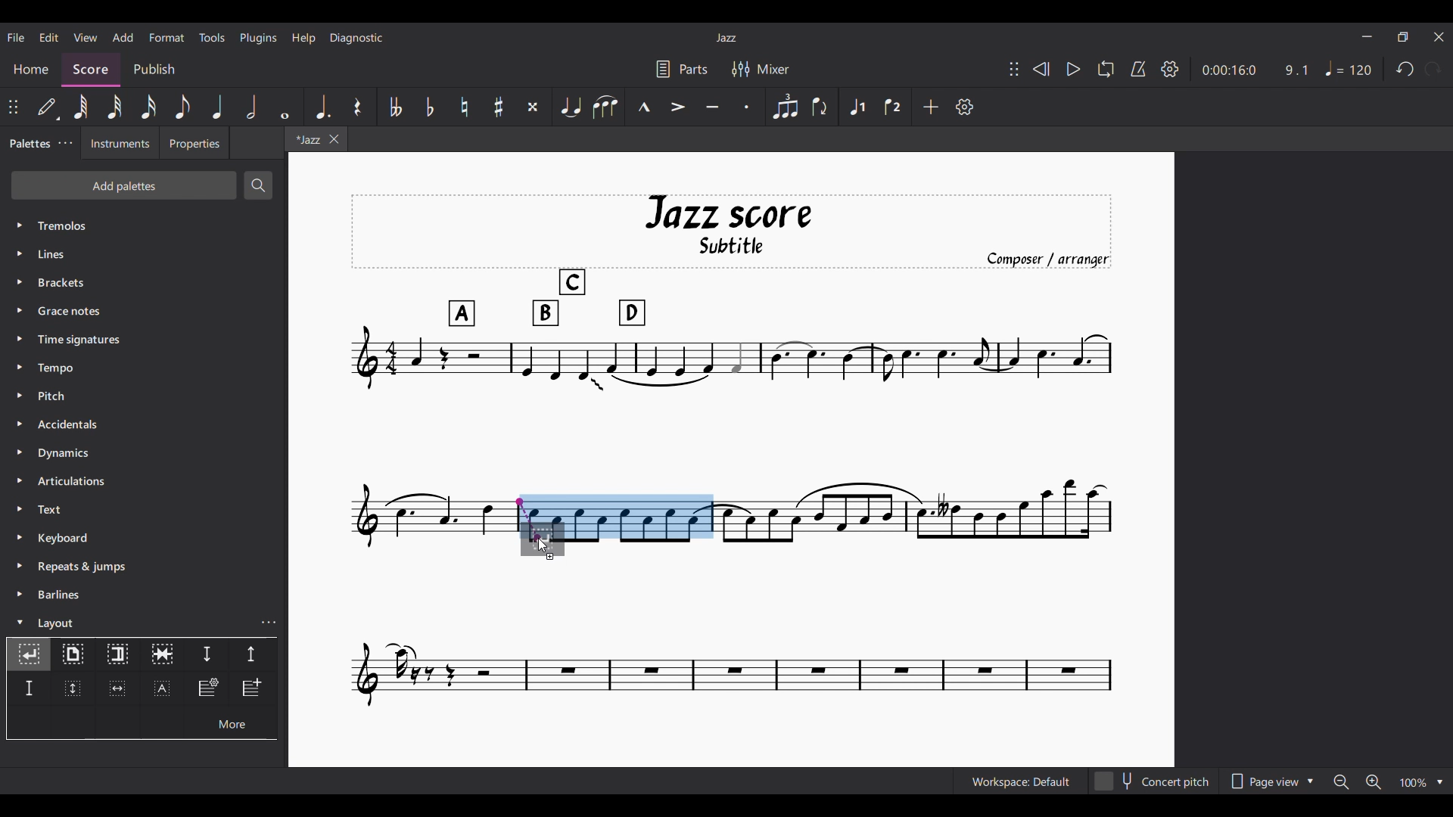 The image size is (1453, 817). I want to click on Change position, so click(13, 107).